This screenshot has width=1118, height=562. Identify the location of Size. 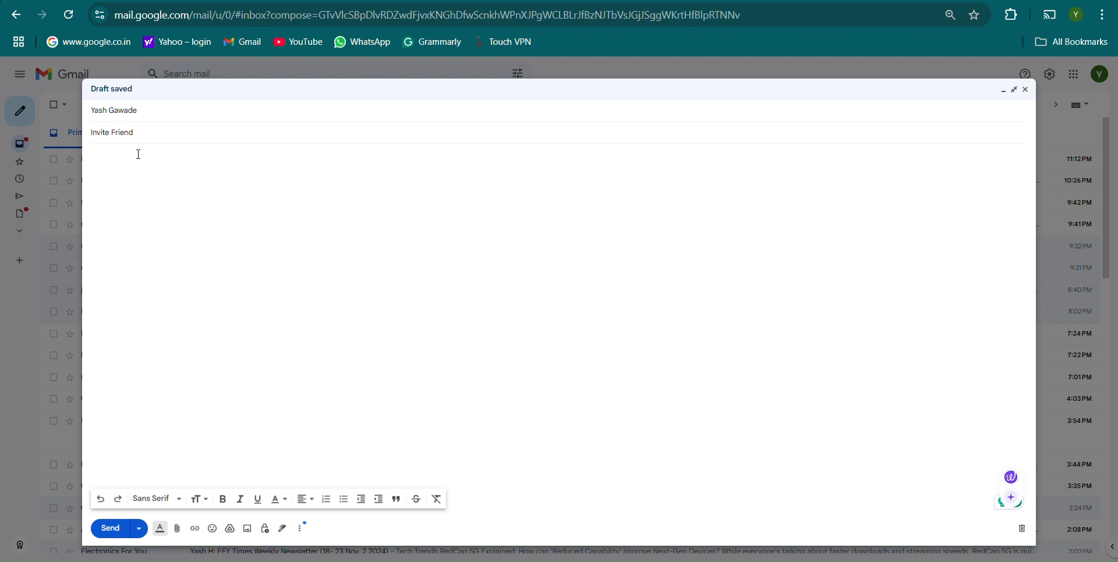
(199, 499).